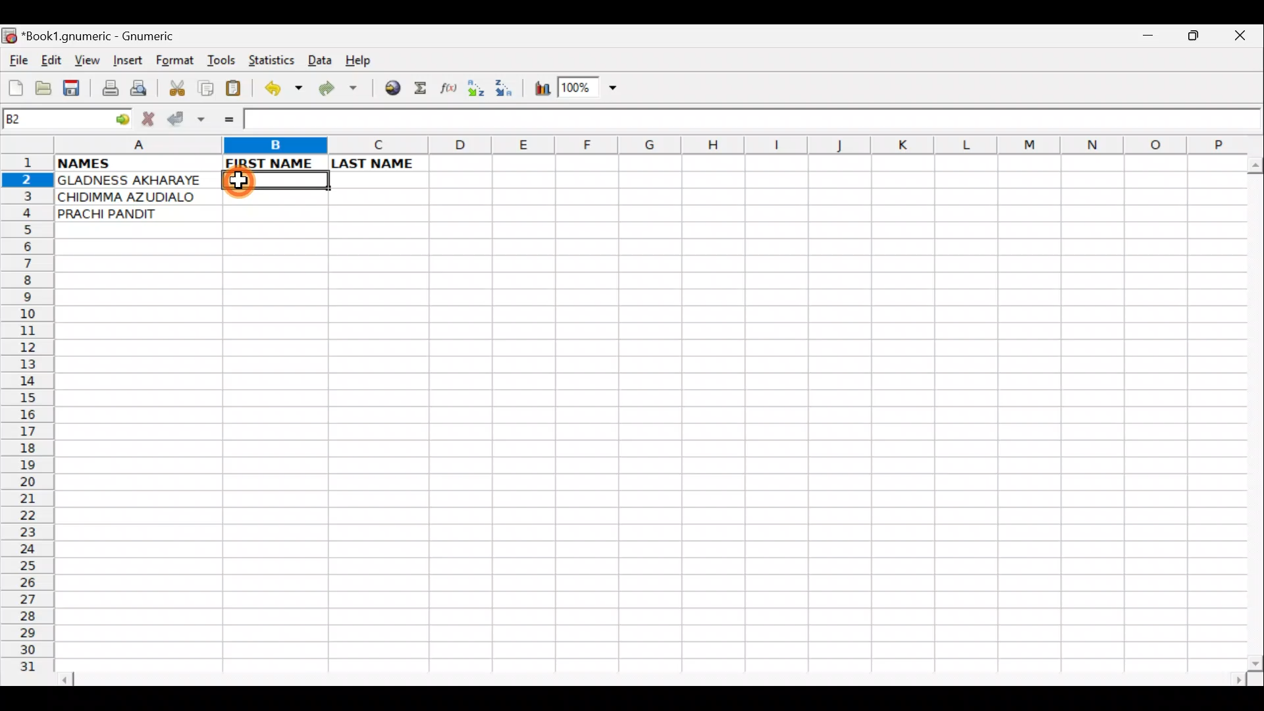 The image size is (1264, 711). I want to click on Save current workbook, so click(74, 89).